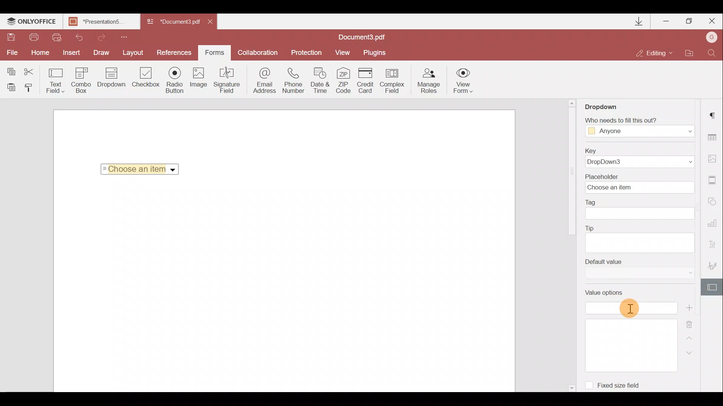  Describe the element at coordinates (640, 21) in the screenshot. I see `Downloads` at that location.